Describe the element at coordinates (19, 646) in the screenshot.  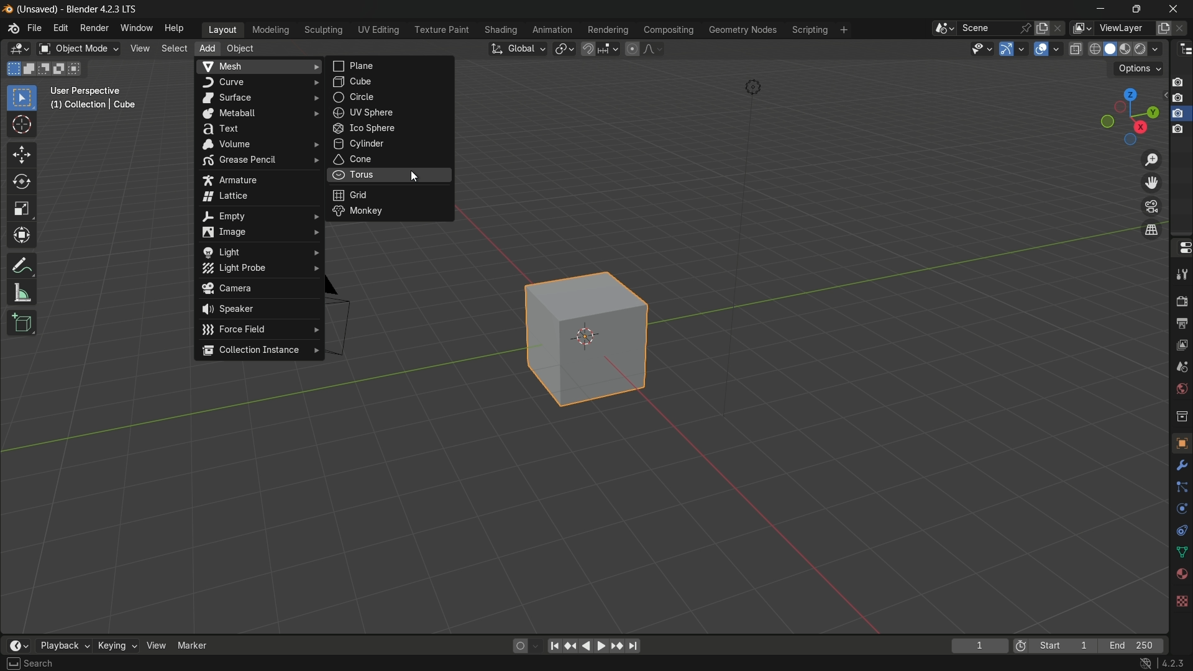
I see `timeline` at that location.